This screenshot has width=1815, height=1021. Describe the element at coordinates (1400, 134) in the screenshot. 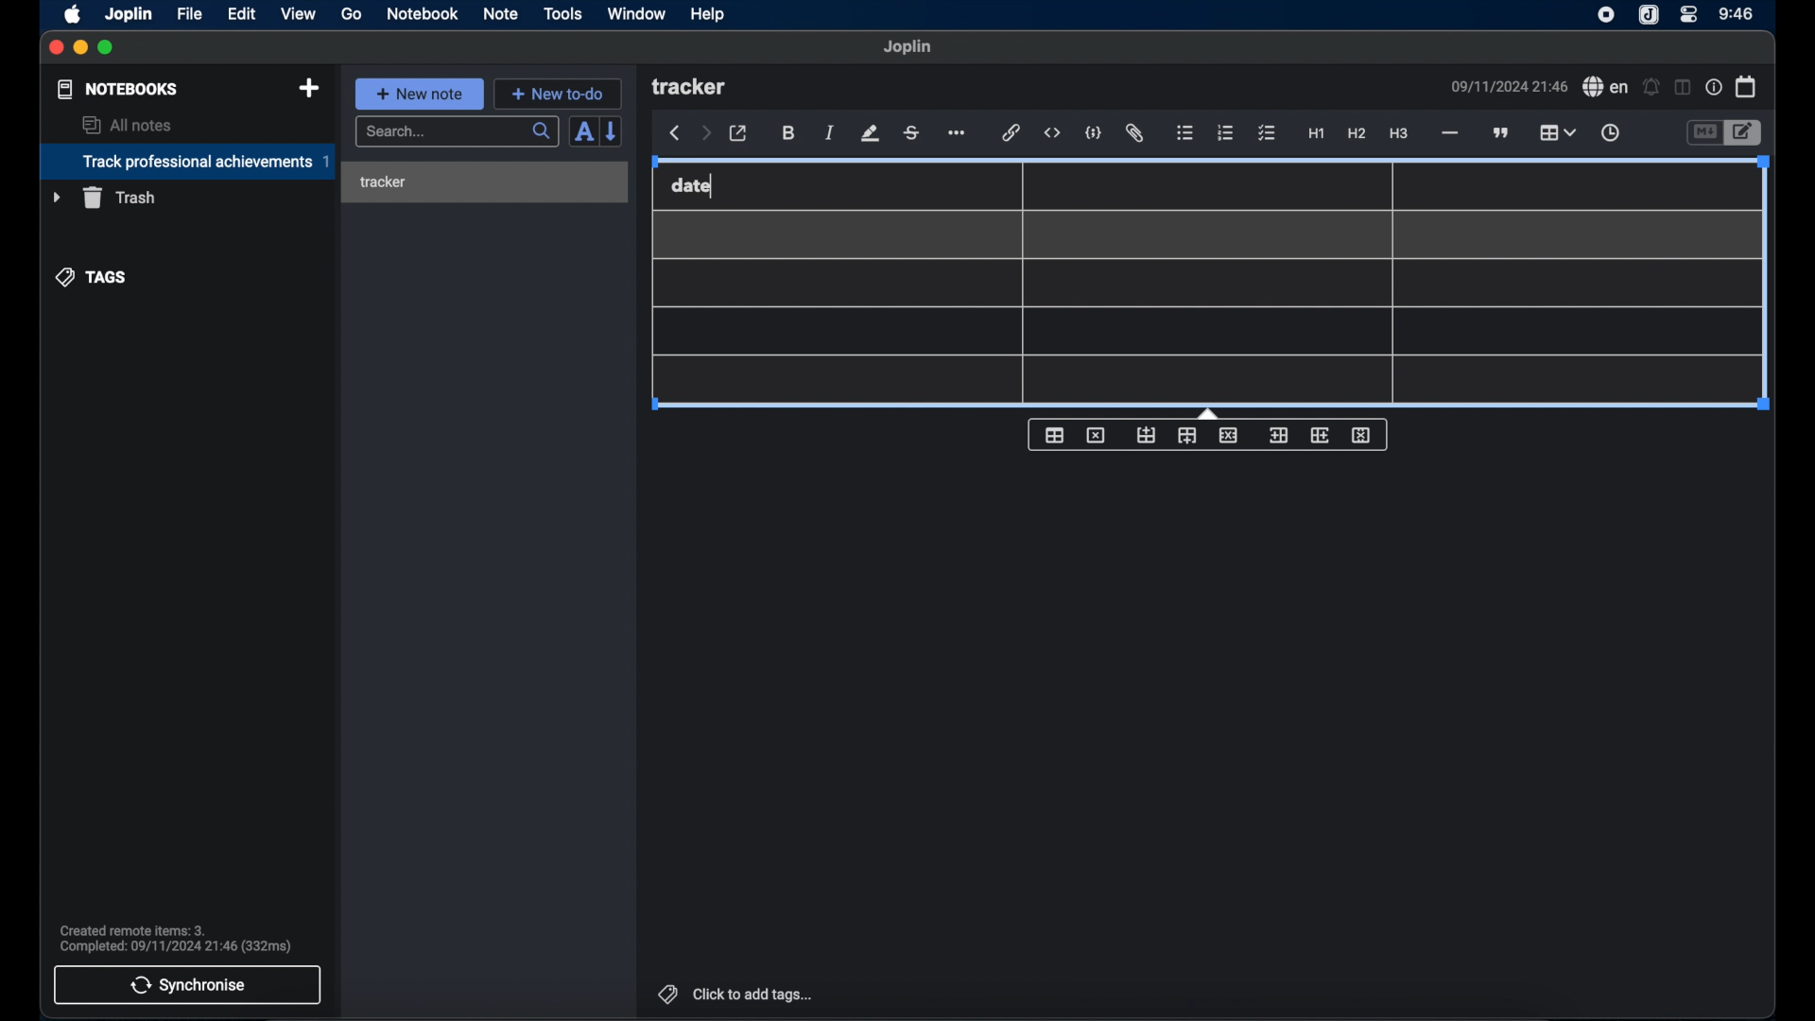

I see `heading 3` at that location.